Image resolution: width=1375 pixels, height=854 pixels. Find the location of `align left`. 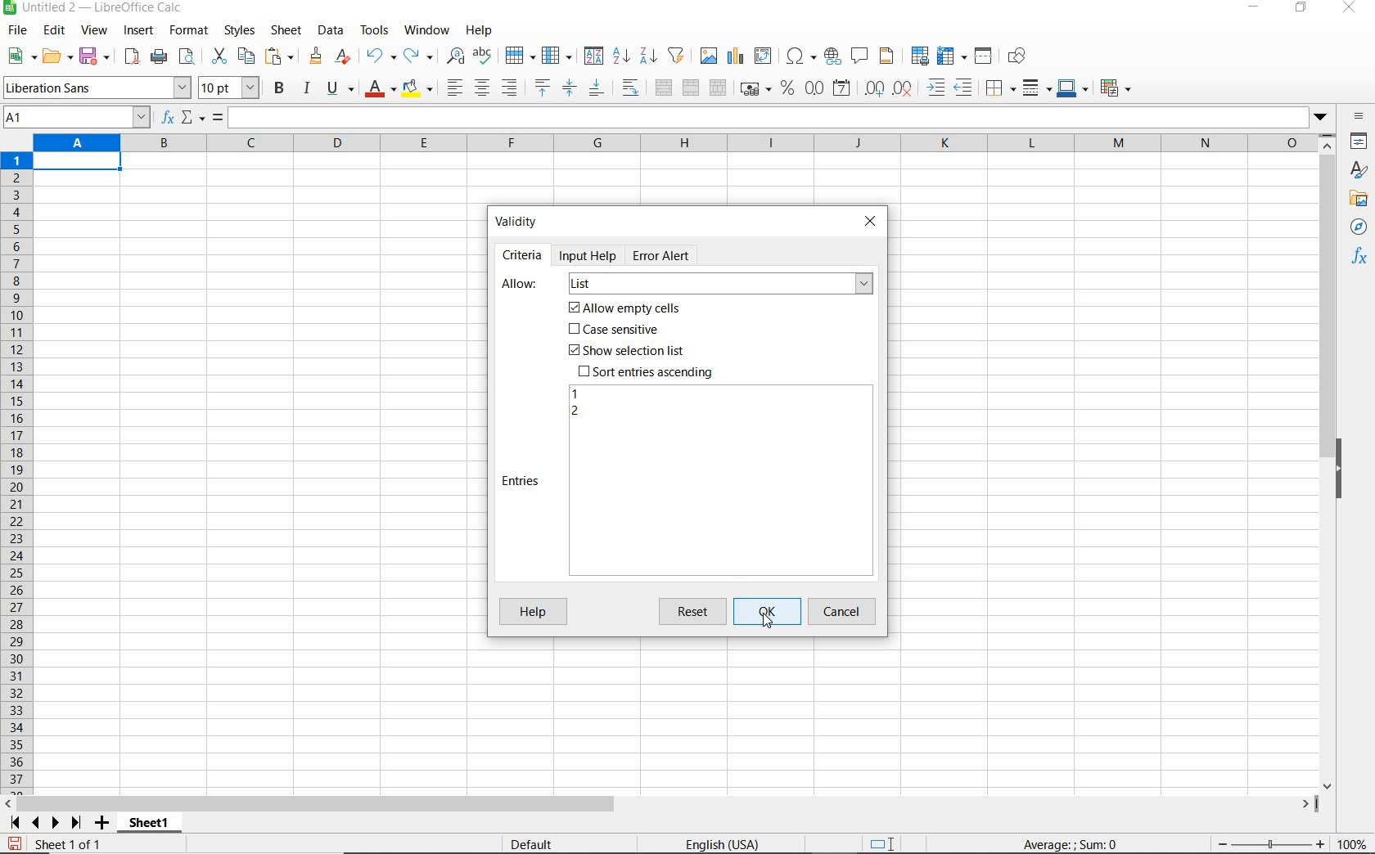

align left is located at coordinates (453, 89).